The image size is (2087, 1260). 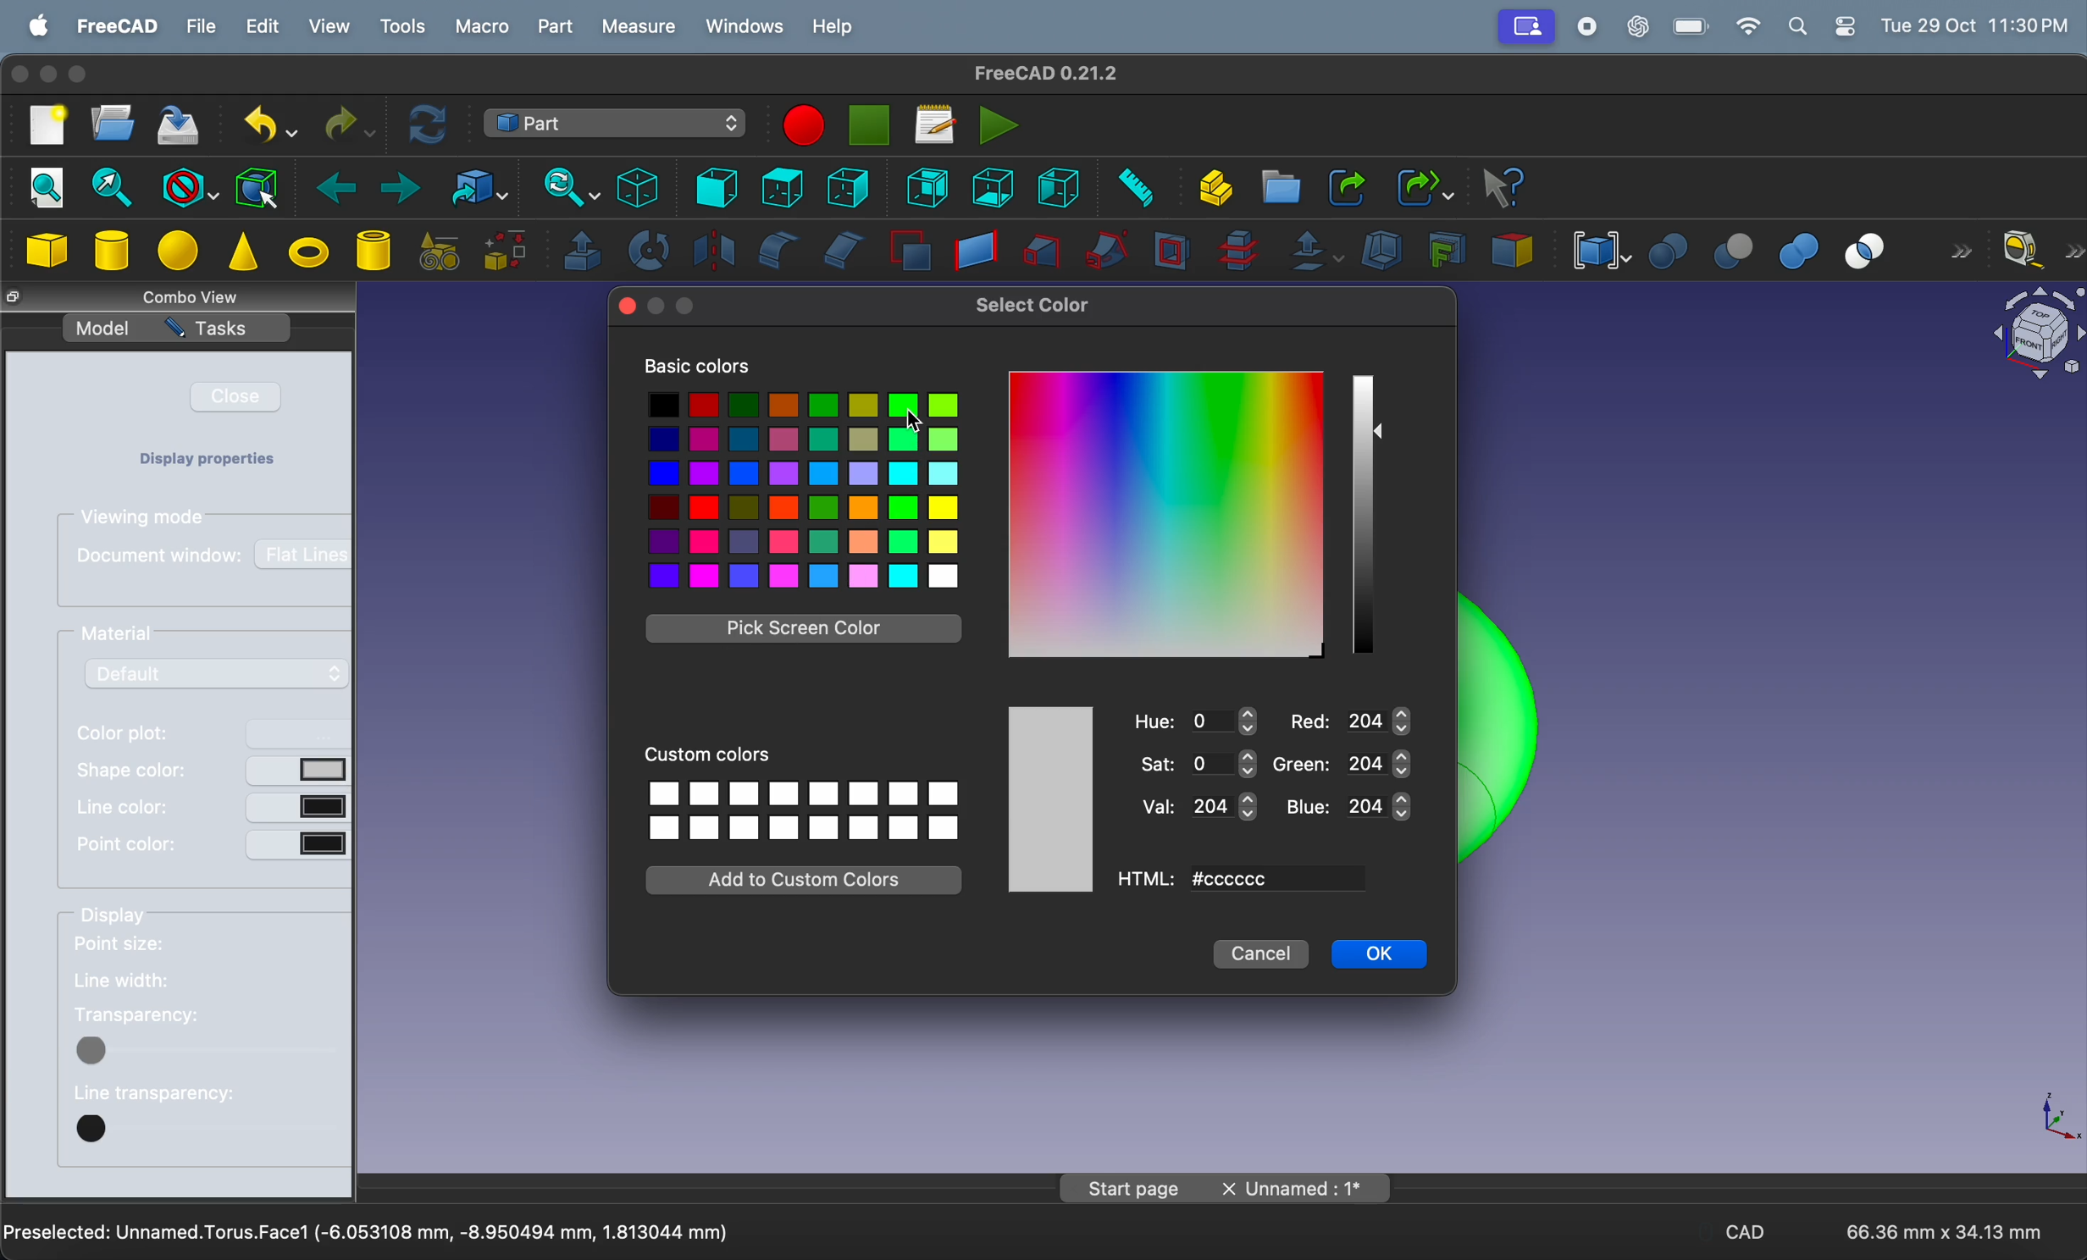 I want to click on chatgpt, so click(x=1637, y=25).